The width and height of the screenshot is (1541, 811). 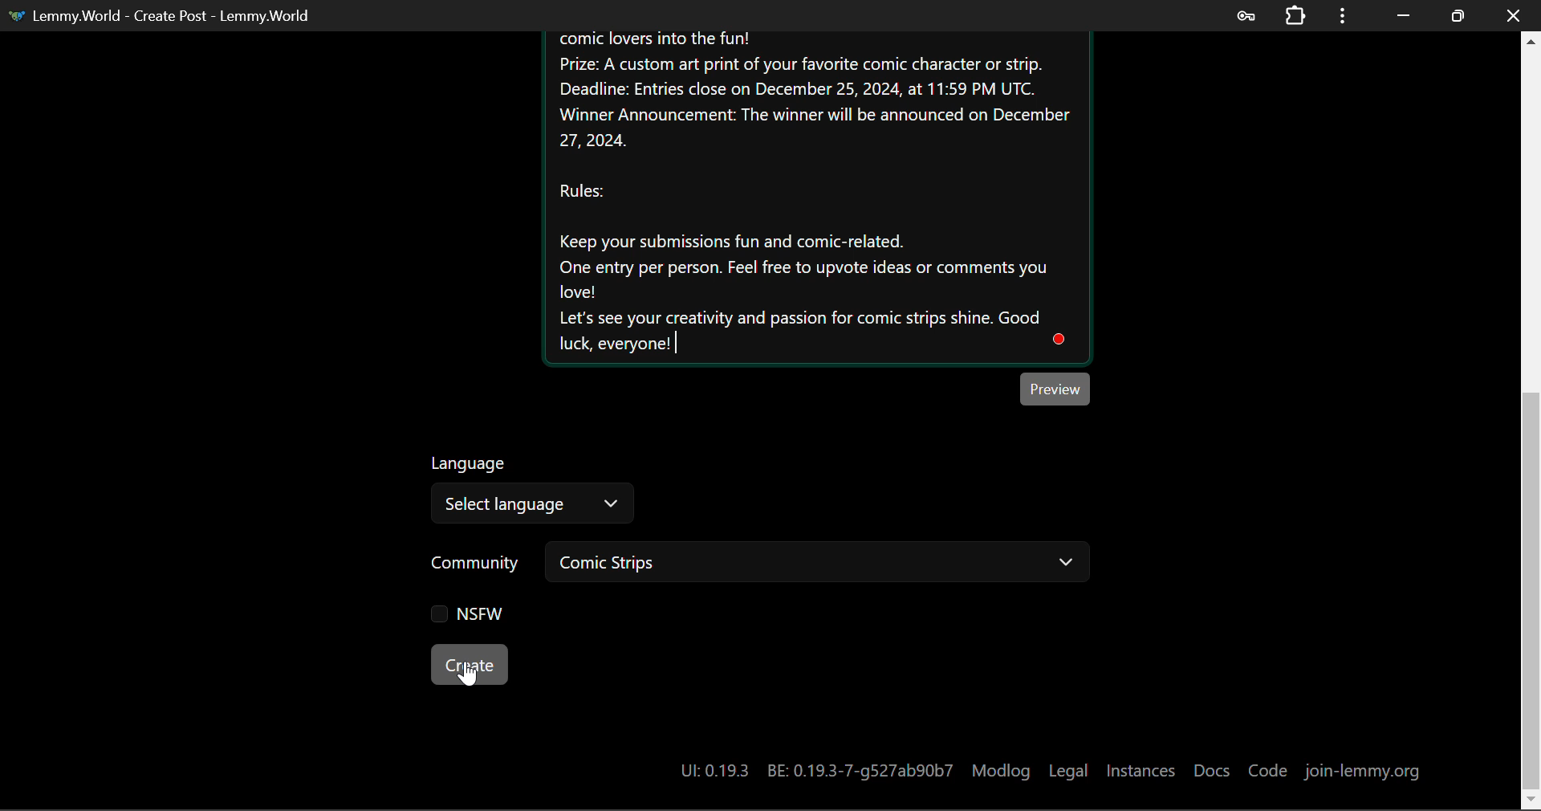 I want to click on Select Language, so click(x=531, y=503).